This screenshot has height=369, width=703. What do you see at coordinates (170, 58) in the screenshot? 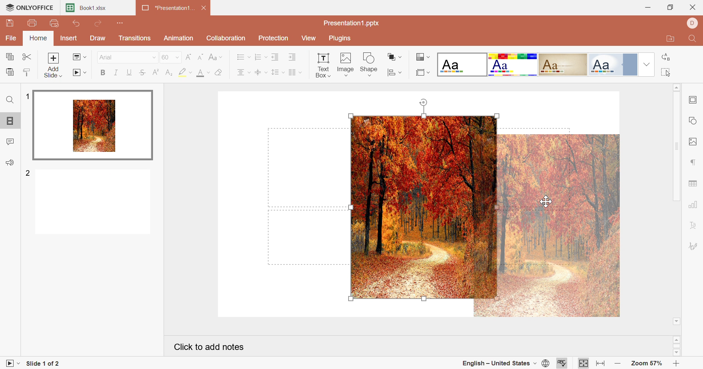
I see `60` at bounding box center [170, 58].